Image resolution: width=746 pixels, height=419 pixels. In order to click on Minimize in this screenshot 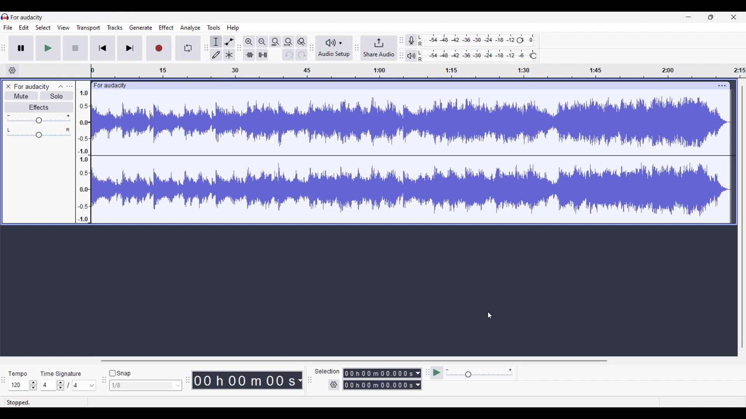, I will do `click(688, 17)`.